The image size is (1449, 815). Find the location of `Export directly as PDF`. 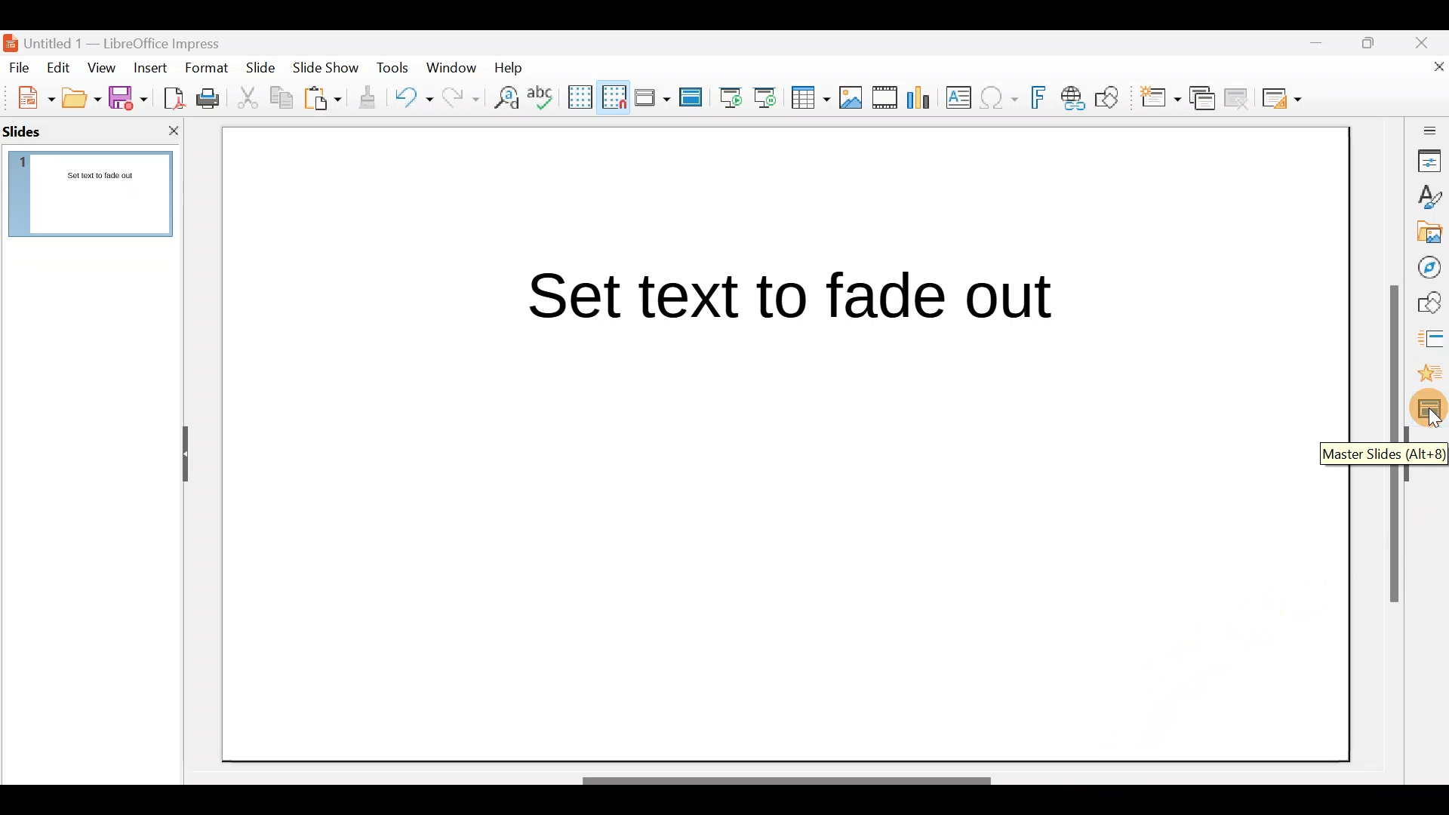

Export directly as PDF is located at coordinates (171, 97).